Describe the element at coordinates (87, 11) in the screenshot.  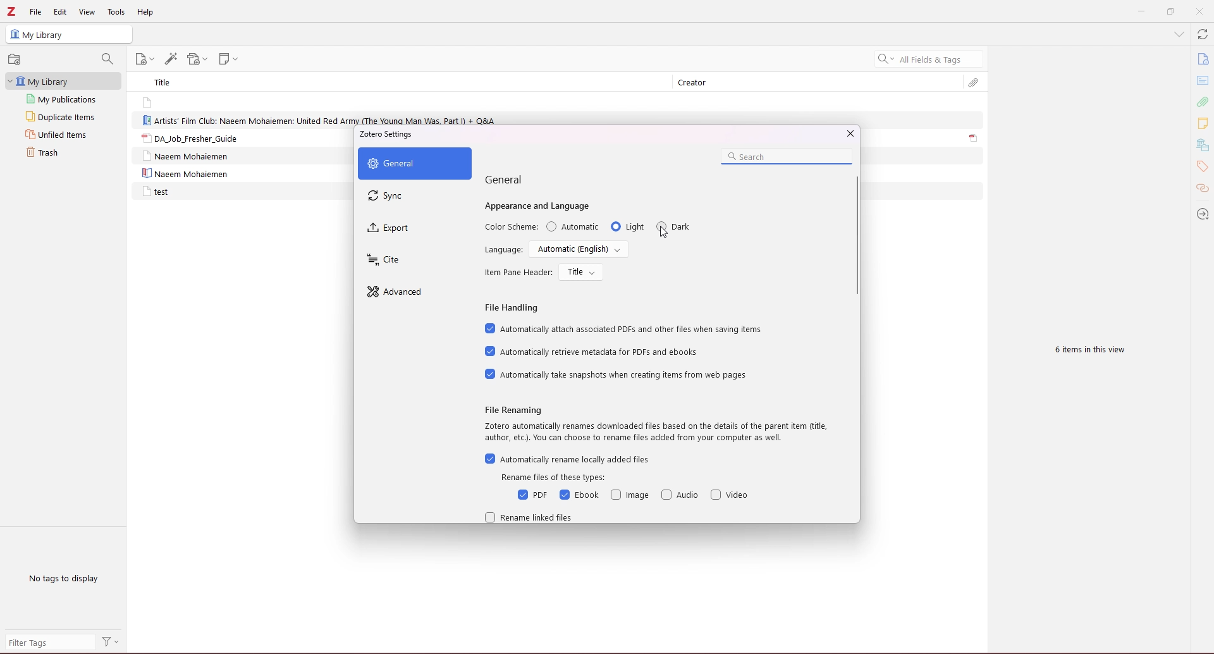
I see `view` at that location.